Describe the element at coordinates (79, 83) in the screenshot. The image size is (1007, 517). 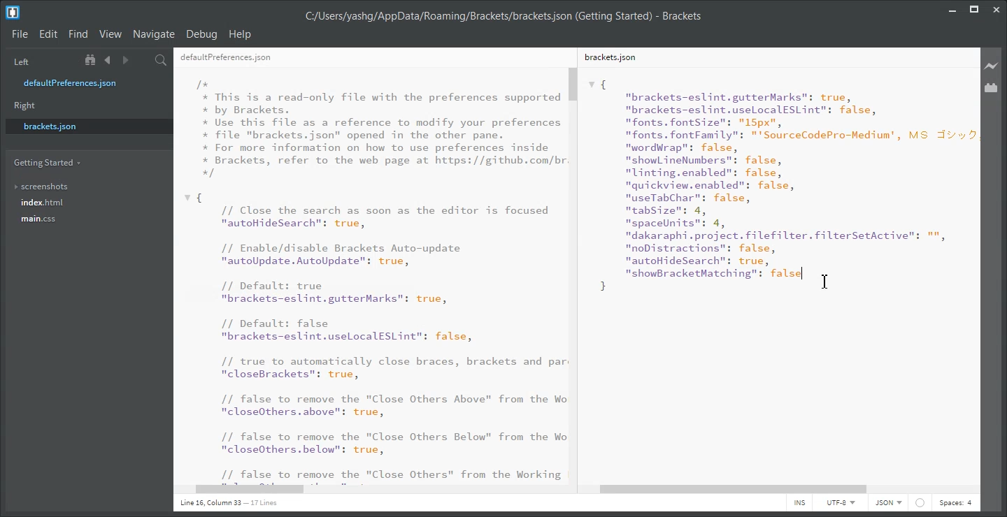
I see `defaultPreferences.json` at that location.